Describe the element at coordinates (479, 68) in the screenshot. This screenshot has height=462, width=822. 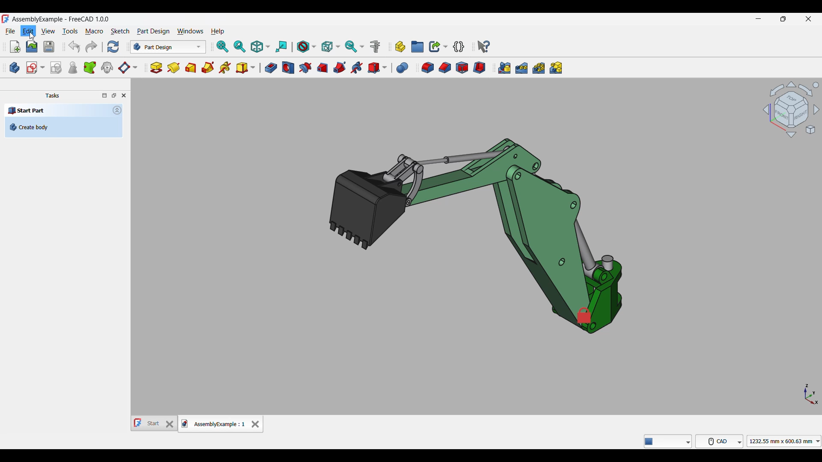
I see `Thickness` at that location.